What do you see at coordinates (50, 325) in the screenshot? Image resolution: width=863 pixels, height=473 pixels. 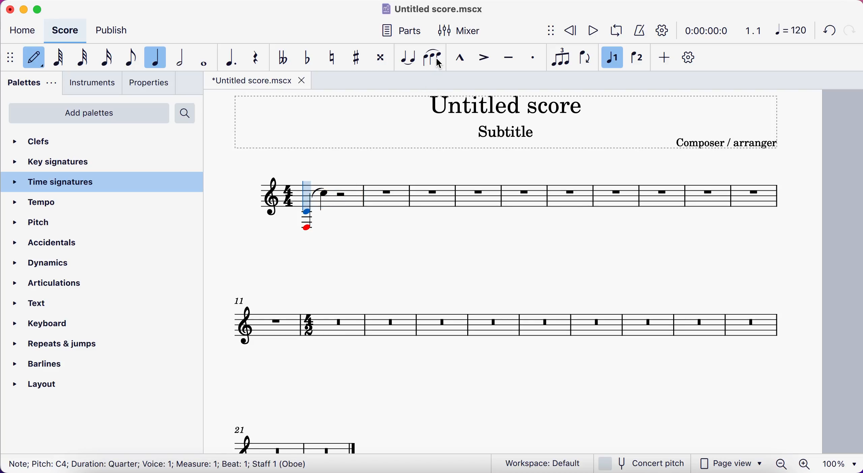 I see `keyboard` at bounding box center [50, 325].